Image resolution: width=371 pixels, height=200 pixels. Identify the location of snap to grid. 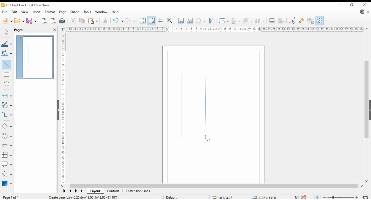
(152, 21).